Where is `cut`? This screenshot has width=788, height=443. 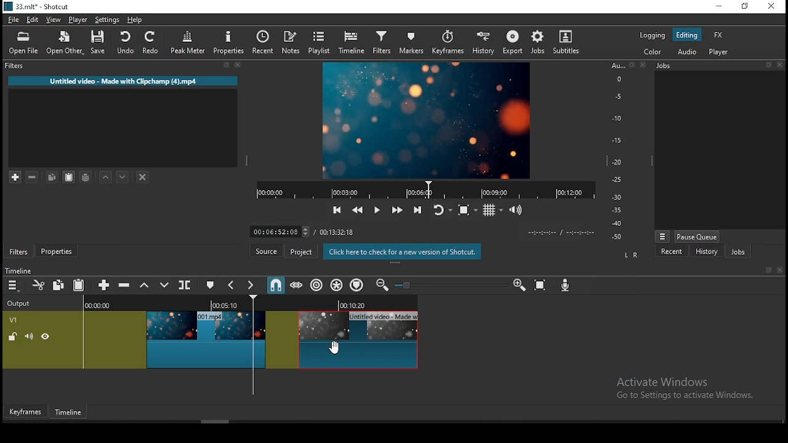
cut is located at coordinates (36, 287).